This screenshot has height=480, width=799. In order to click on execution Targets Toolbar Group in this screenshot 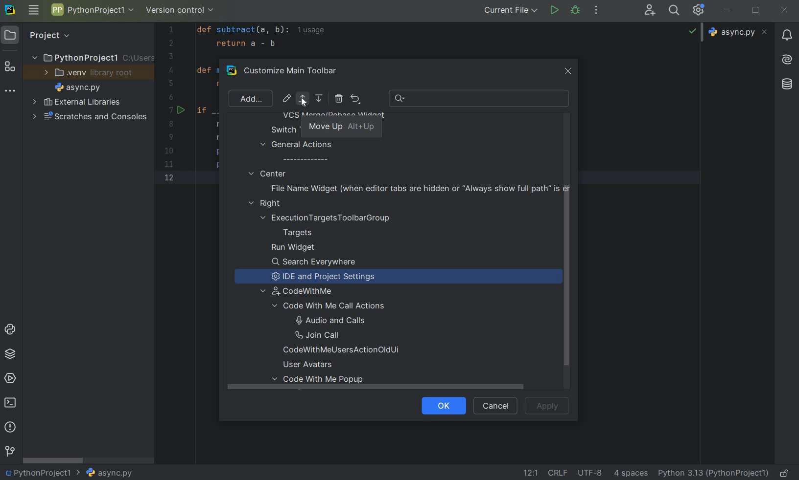, I will do `click(327, 218)`.